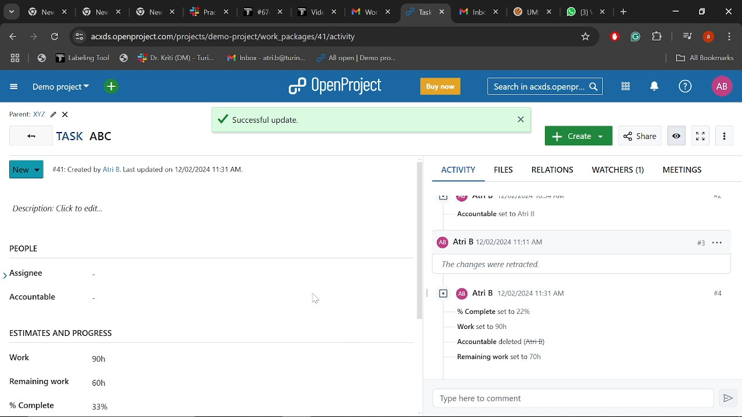 This screenshot has width=742, height=417. Describe the element at coordinates (729, 399) in the screenshot. I see `Send` at that location.